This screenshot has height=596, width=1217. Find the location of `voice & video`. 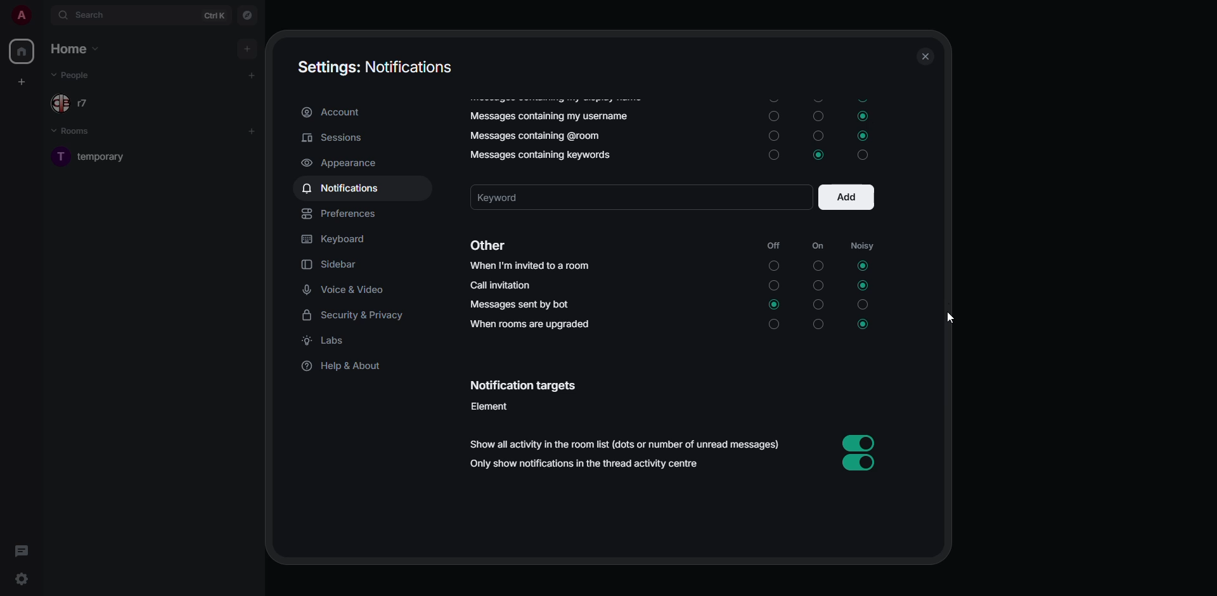

voice & video is located at coordinates (346, 290).